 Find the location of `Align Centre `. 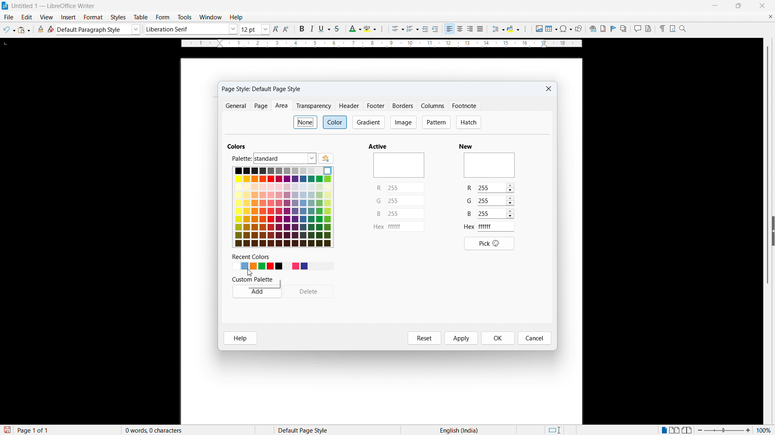

Align Centre  is located at coordinates (460, 29).